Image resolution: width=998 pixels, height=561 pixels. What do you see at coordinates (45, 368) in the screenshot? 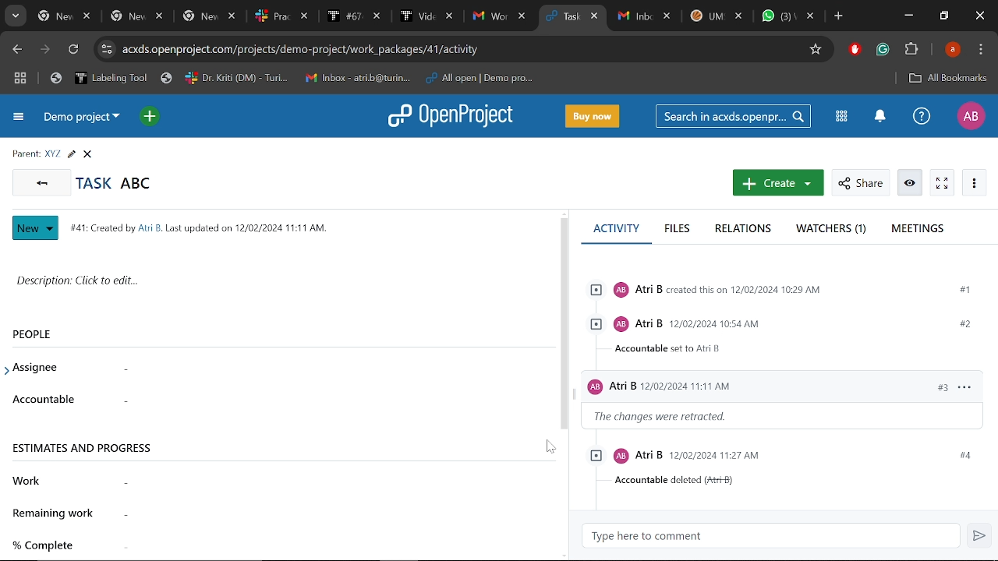
I see `Assignee` at bounding box center [45, 368].